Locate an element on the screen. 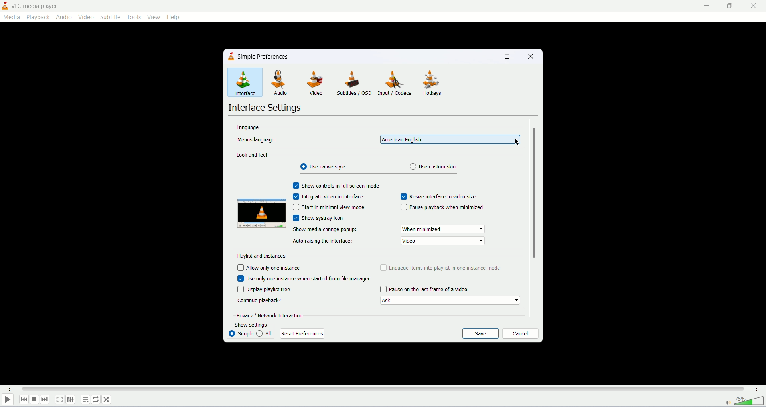 This screenshot has height=407, width=766. video is located at coordinates (314, 83).